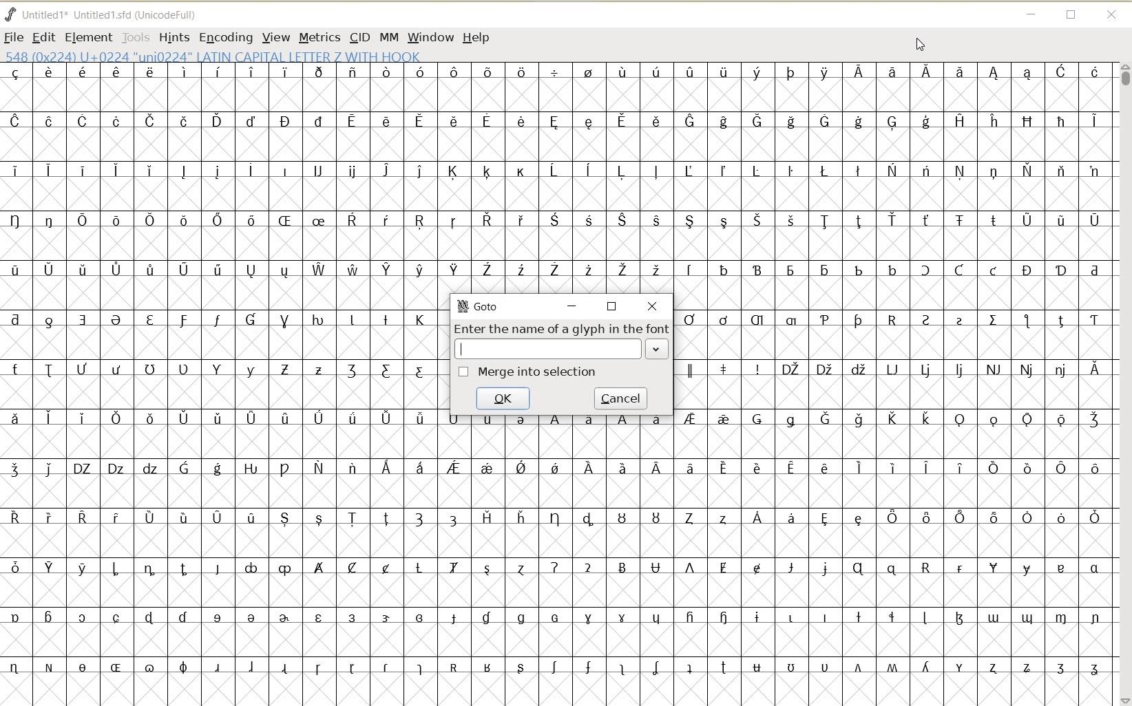 The width and height of the screenshot is (1132, 706). Describe the element at coordinates (319, 37) in the screenshot. I see `METRICS` at that location.